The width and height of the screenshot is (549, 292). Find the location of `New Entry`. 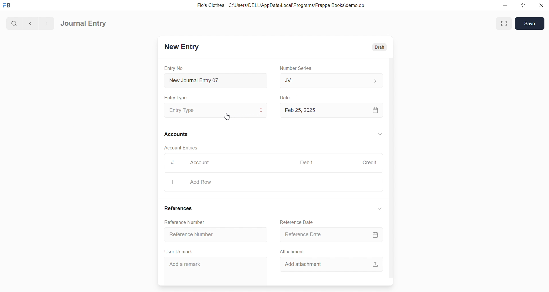

New Entry is located at coordinates (181, 47).